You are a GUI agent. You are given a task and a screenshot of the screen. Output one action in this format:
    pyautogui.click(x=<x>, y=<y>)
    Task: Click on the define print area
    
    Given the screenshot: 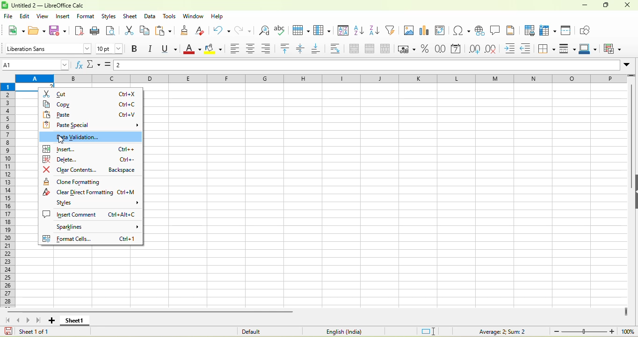 What is the action you would take?
    pyautogui.click(x=529, y=30)
    